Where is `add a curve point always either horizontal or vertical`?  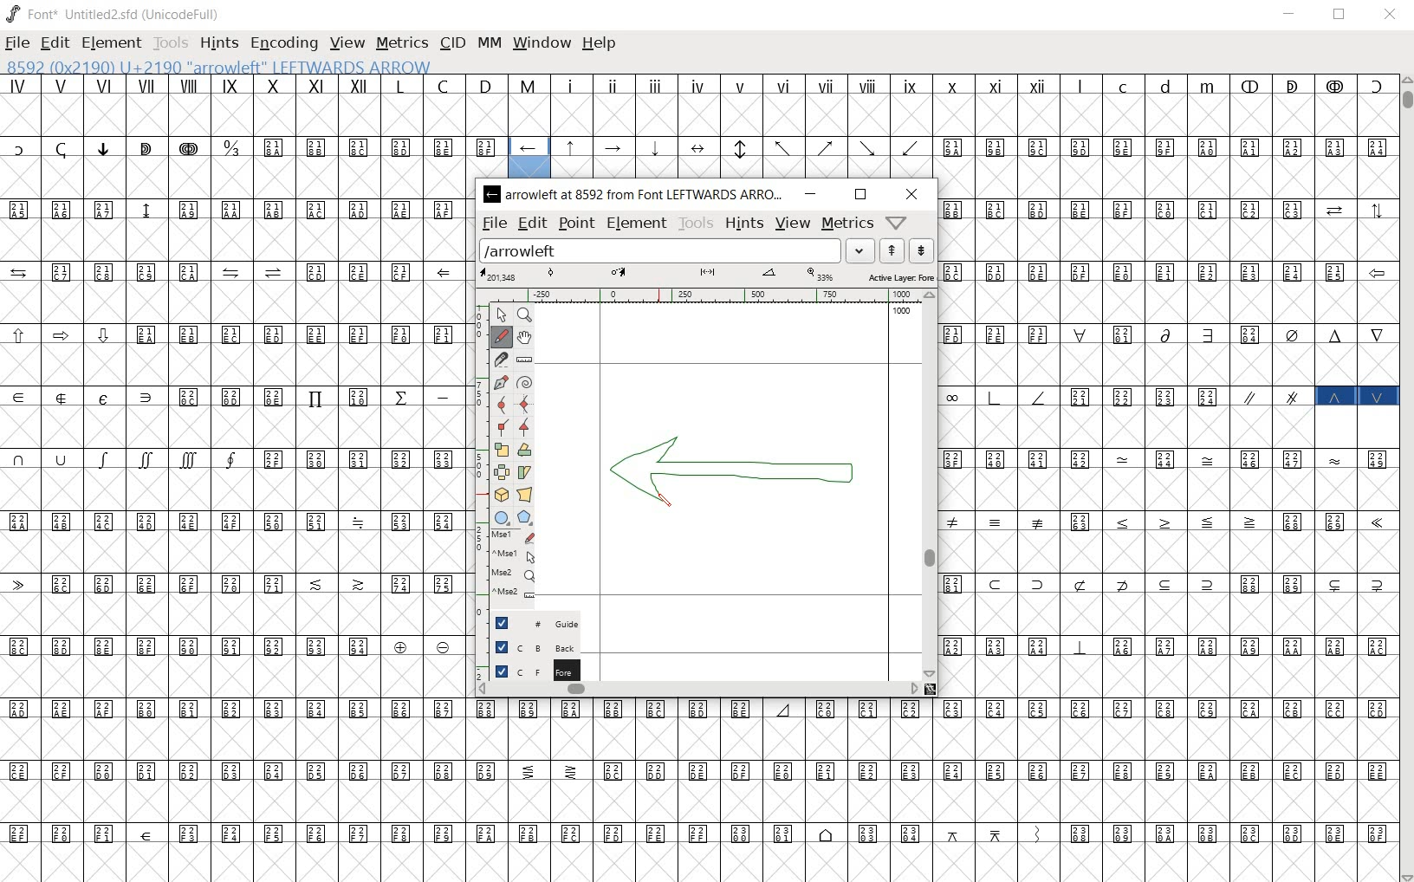 add a curve point always either horizontal or vertical is located at coordinates (525, 403).